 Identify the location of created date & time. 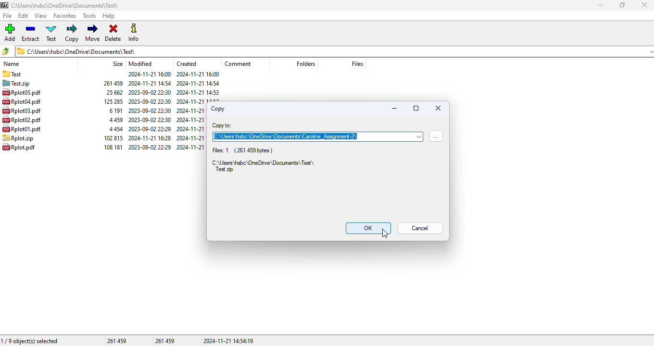
(191, 147).